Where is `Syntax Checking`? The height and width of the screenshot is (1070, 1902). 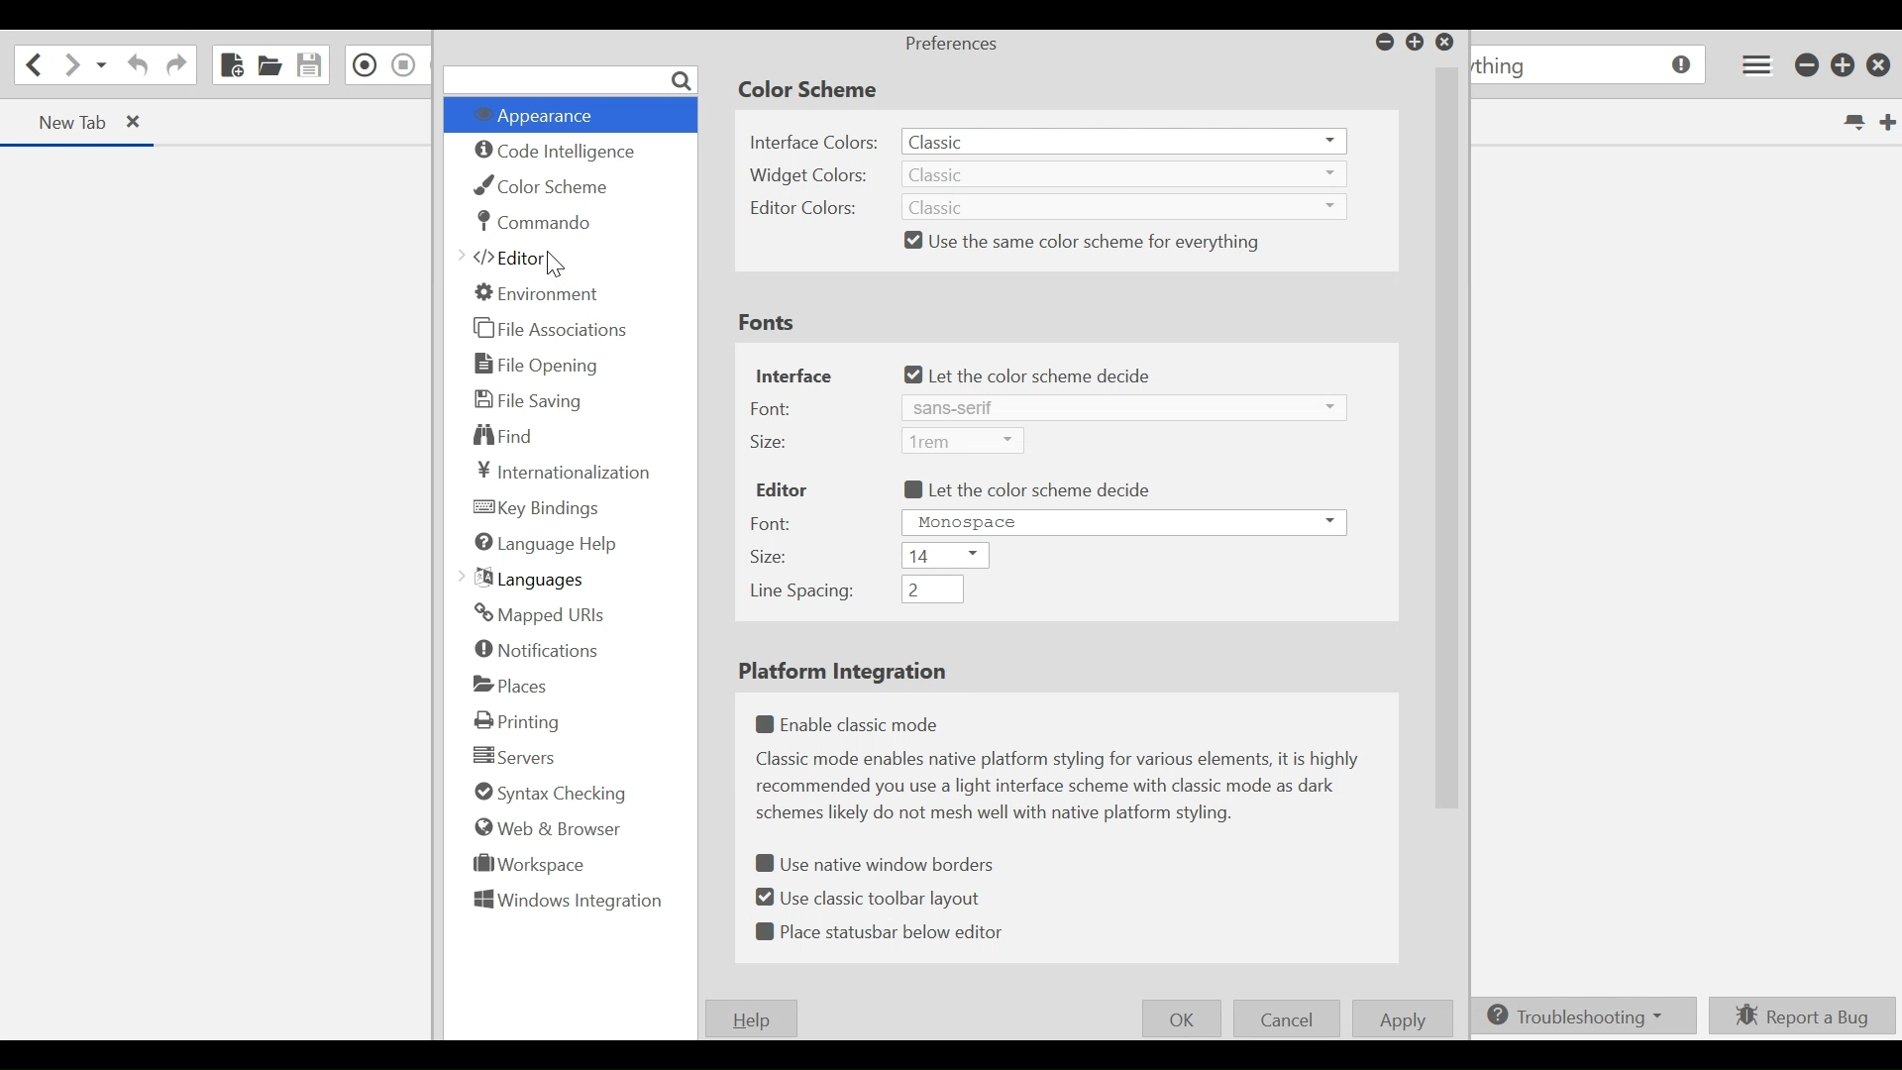 Syntax Checking is located at coordinates (549, 793).